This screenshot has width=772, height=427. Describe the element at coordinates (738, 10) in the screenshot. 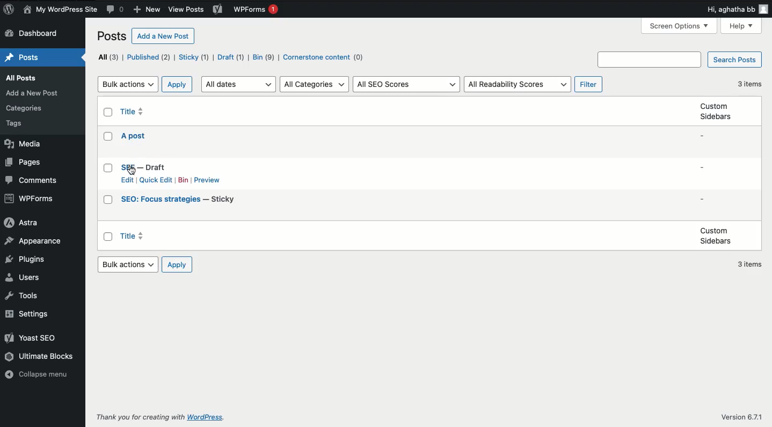

I see `Hi user` at that location.